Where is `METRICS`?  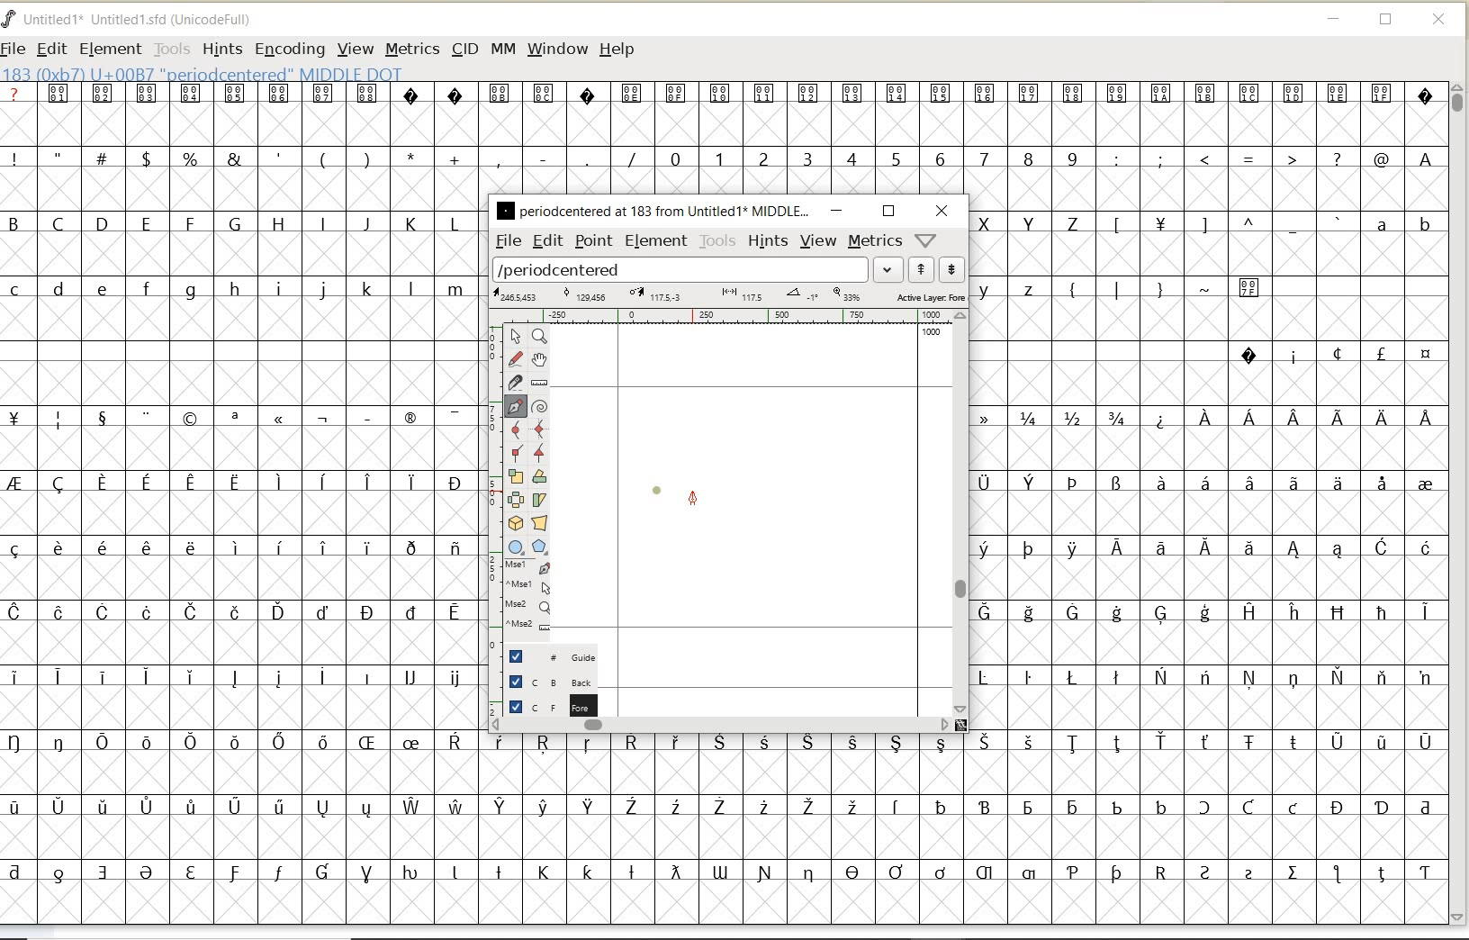 METRICS is located at coordinates (411, 50).